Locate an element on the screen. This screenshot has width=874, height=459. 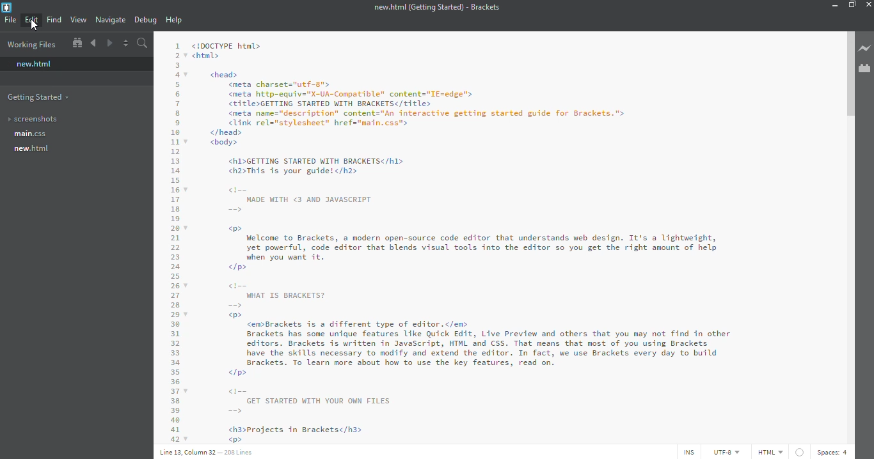
code line is located at coordinates (175, 239).